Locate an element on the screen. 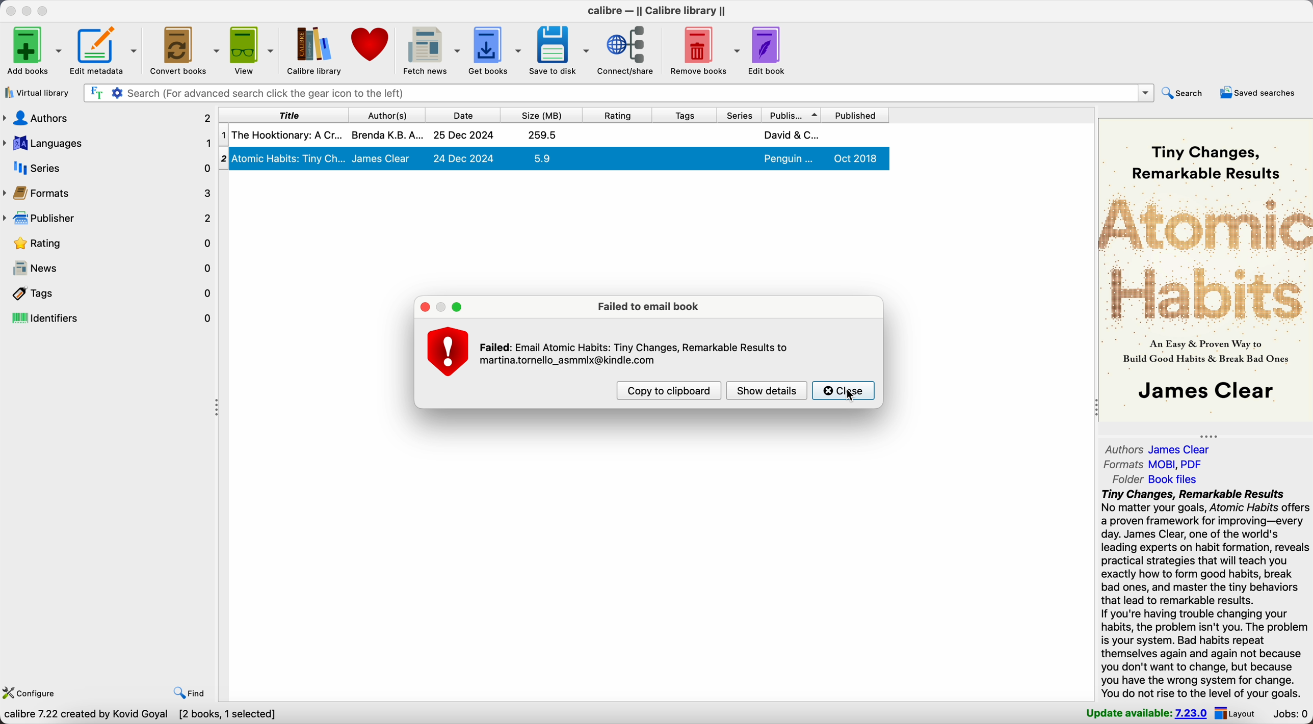 The height and width of the screenshot is (724, 1313). formats is located at coordinates (1157, 464).